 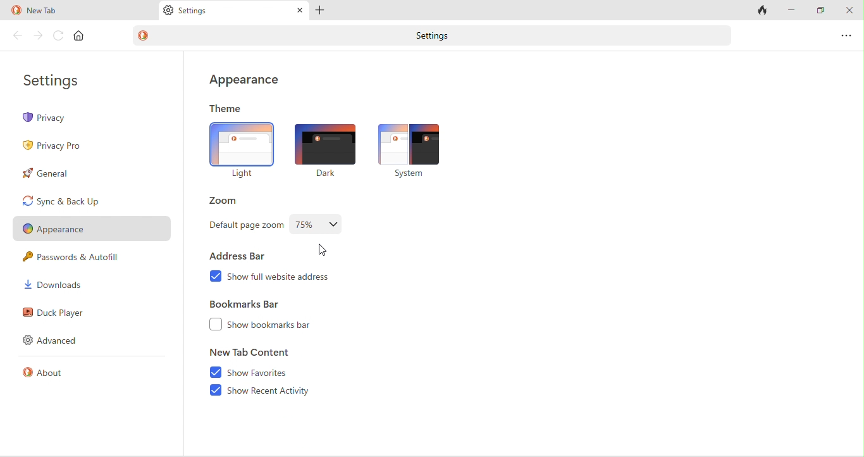 What do you see at coordinates (326, 148) in the screenshot?
I see `dark` at bounding box center [326, 148].